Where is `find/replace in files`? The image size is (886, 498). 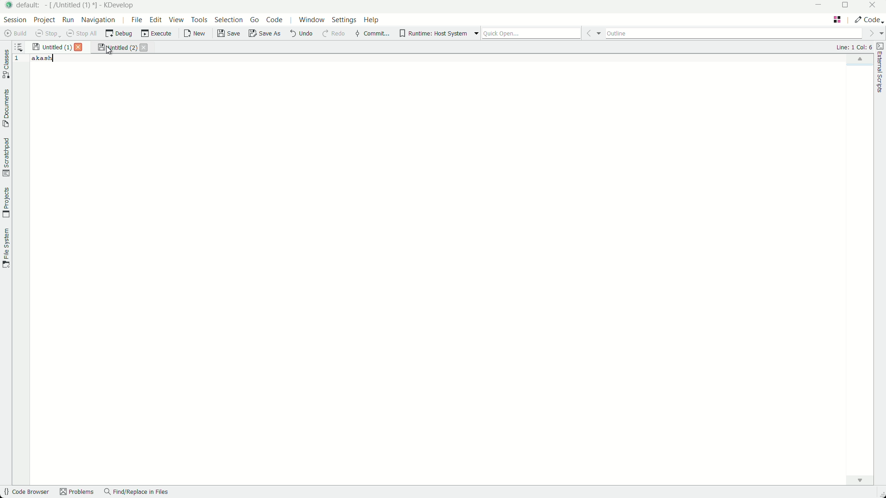 find/replace in files is located at coordinates (137, 493).